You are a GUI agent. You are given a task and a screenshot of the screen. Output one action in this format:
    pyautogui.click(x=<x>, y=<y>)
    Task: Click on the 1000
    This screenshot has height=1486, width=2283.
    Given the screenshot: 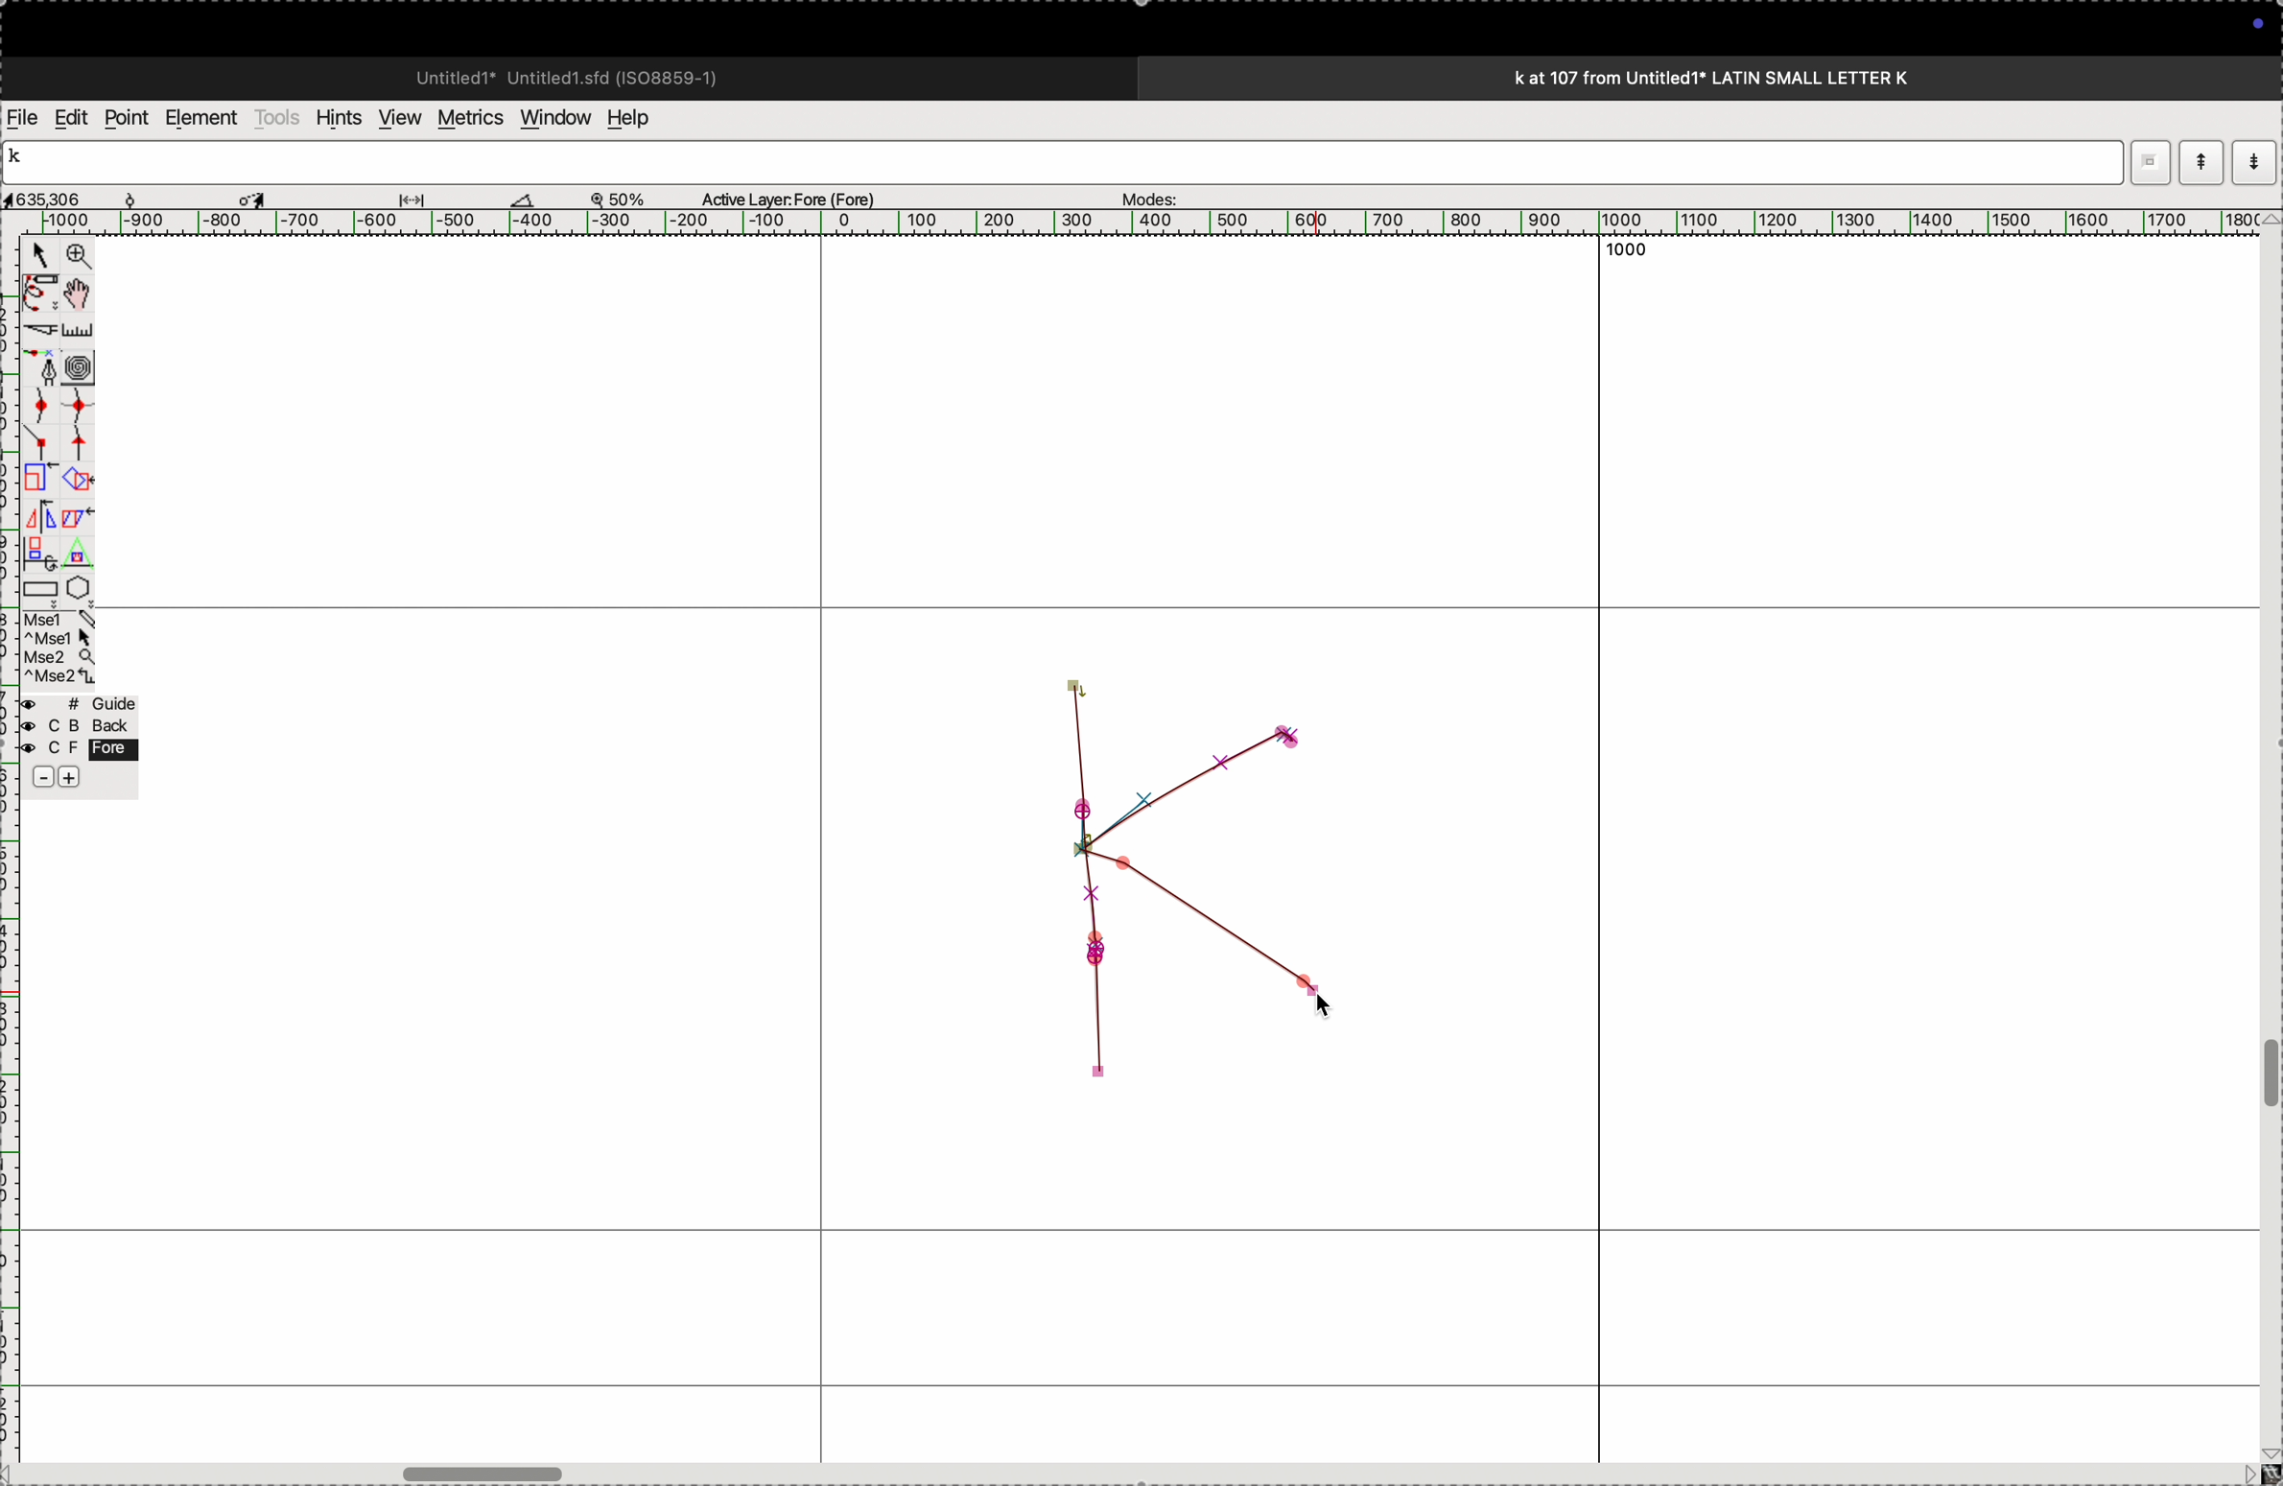 What is the action you would take?
    pyautogui.click(x=1618, y=258)
    